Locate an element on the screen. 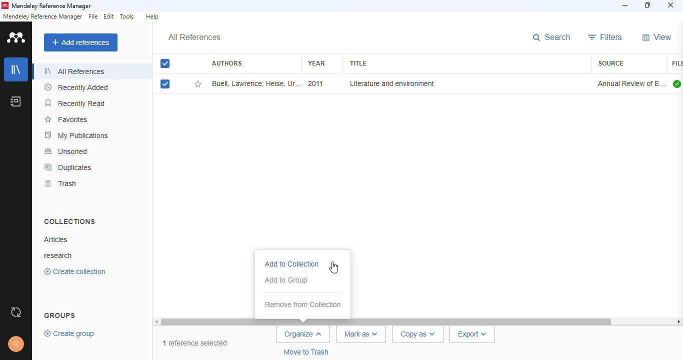 The width and height of the screenshot is (683, 360). selected is located at coordinates (165, 84).